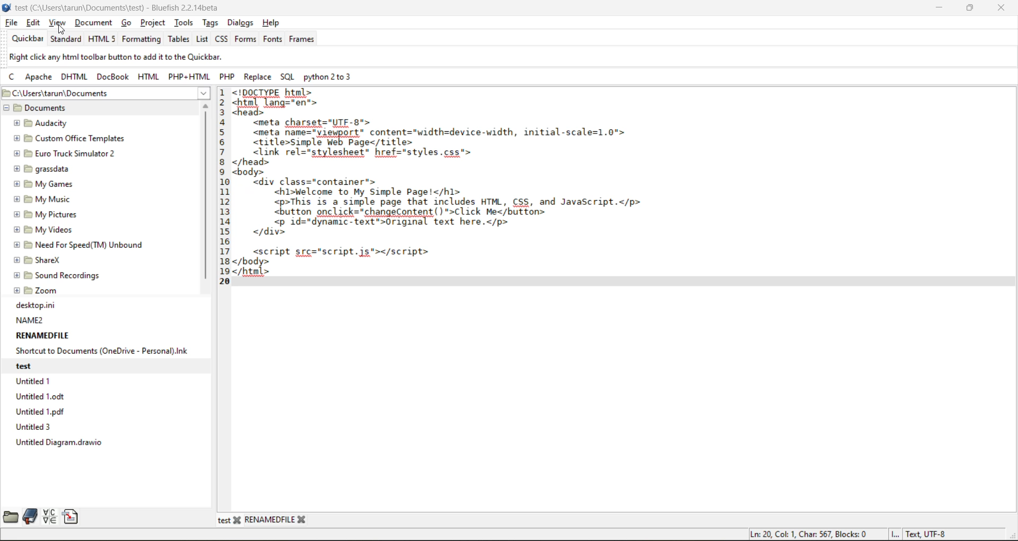 This screenshot has width=1018, height=541. Describe the element at coordinates (191, 78) in the screenshot. I see `php html` at that location.